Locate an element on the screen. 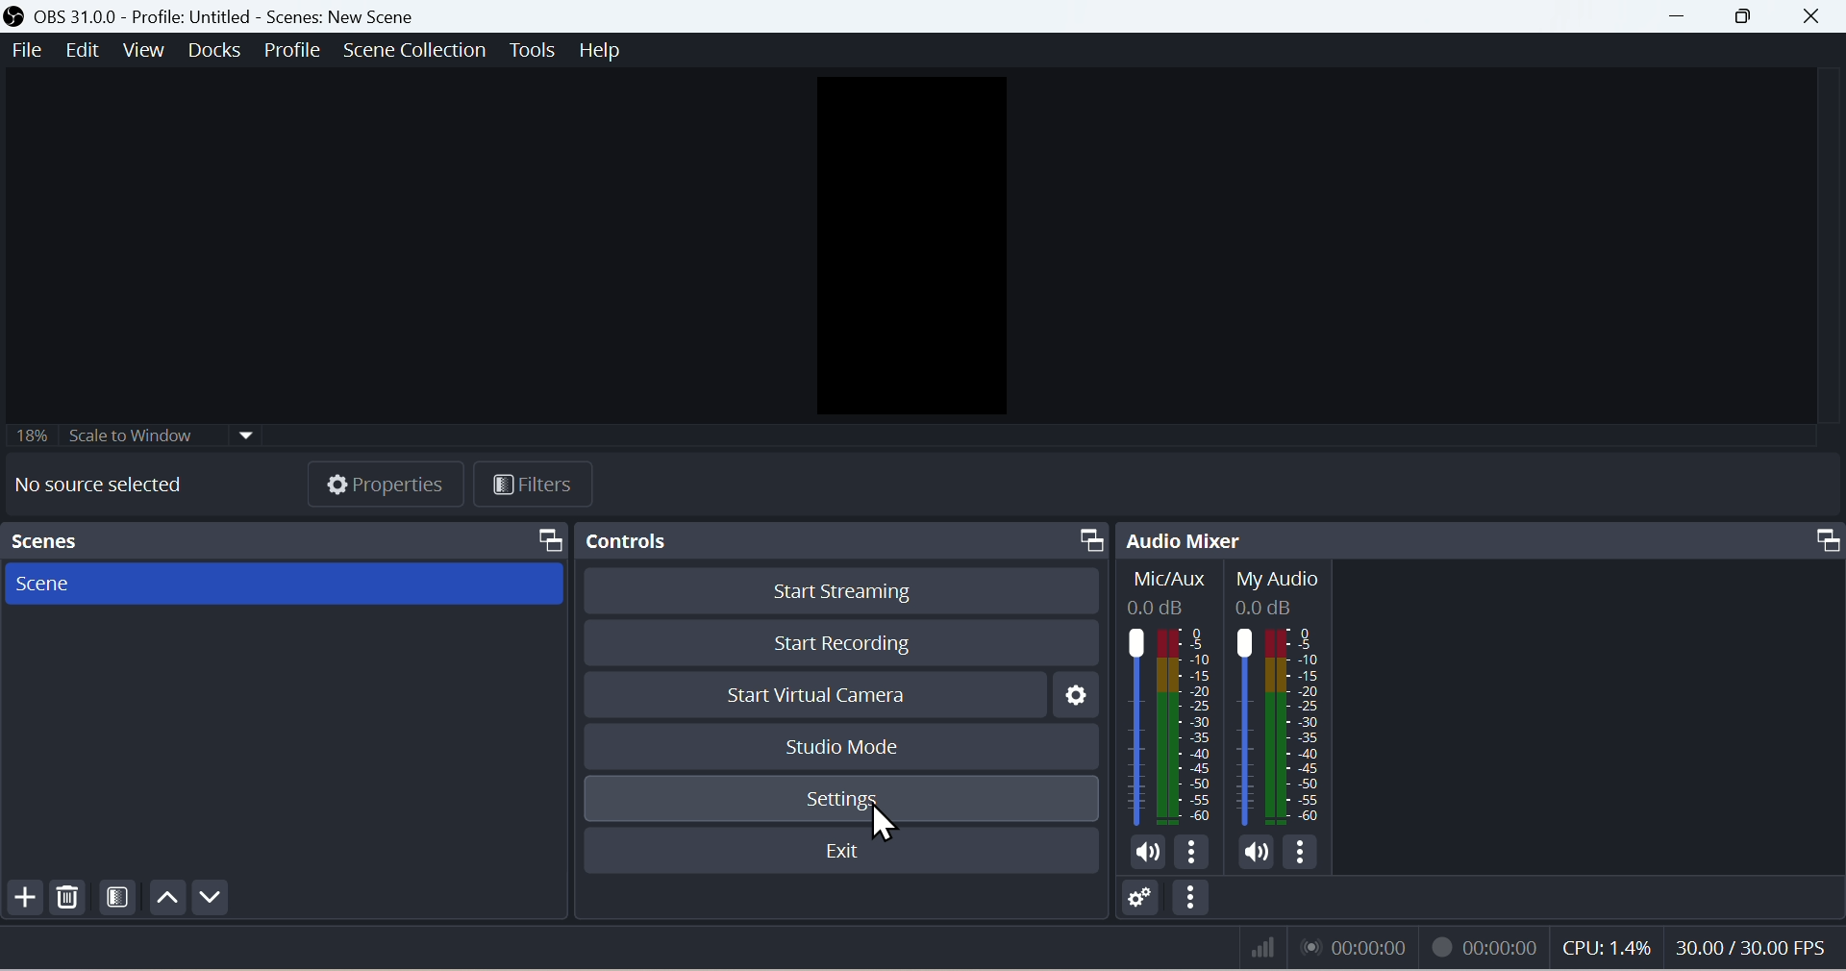 The width and height of the screenshot is (1846, 971). up is located at coordinates (164, 897).